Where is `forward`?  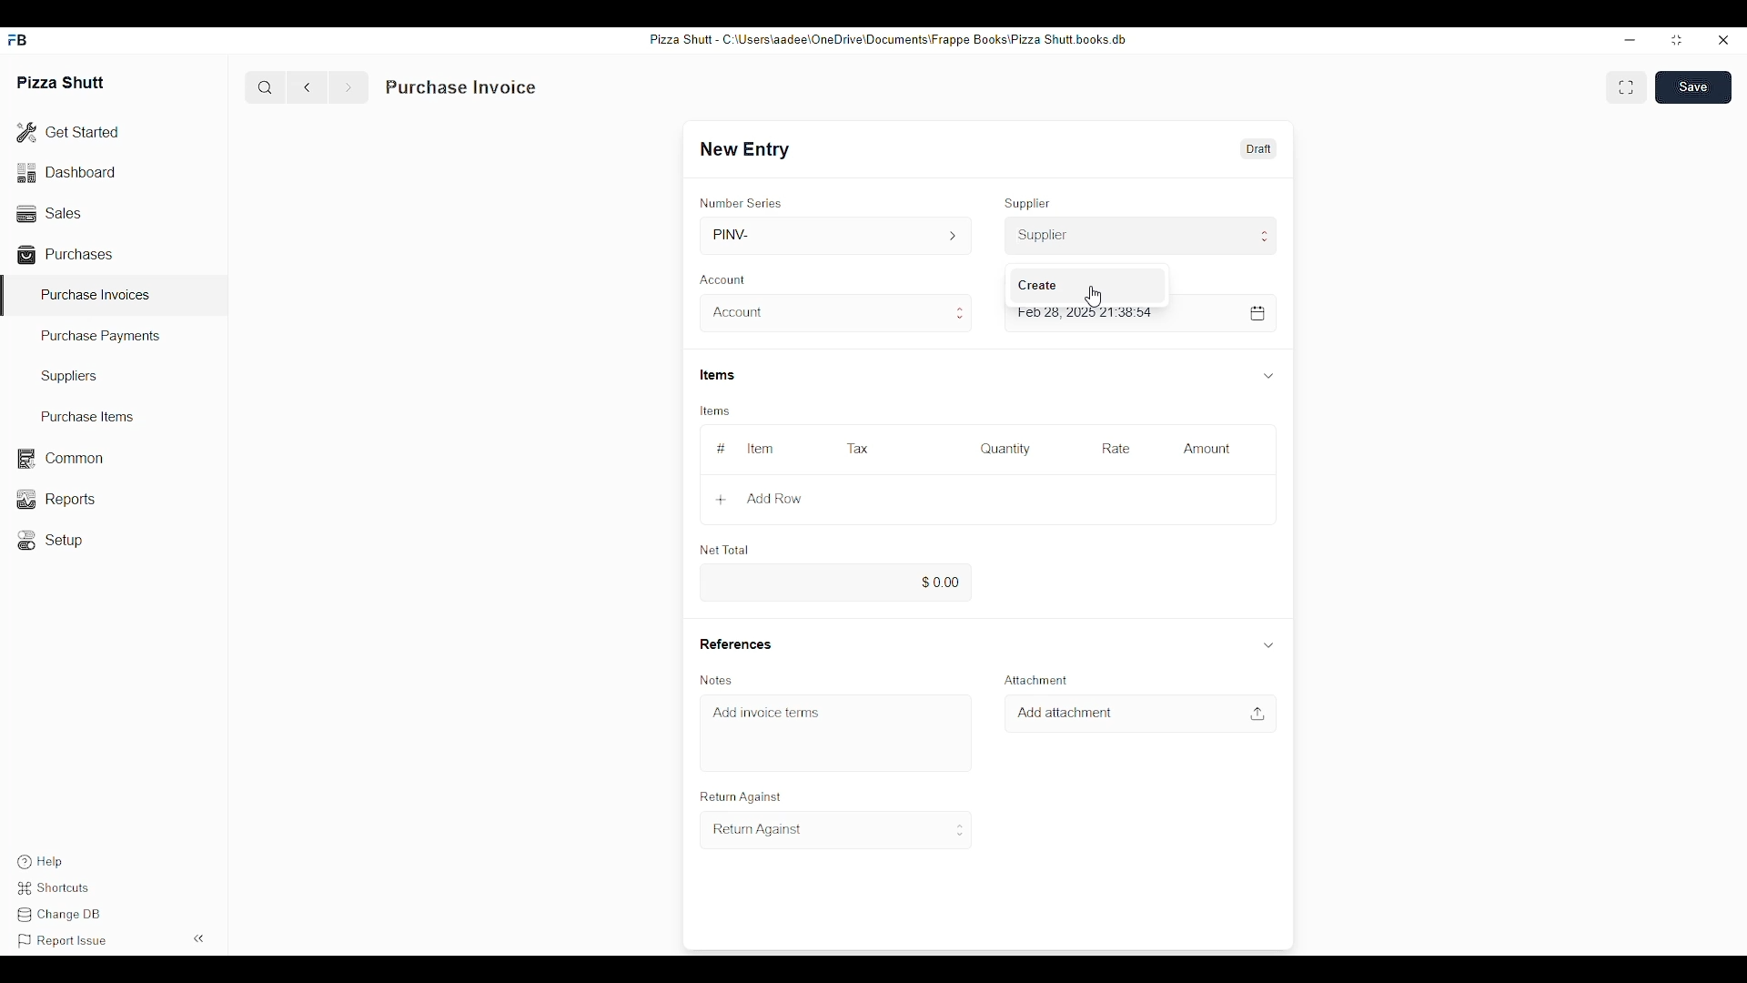 forward is located at coordinates (348, 87).